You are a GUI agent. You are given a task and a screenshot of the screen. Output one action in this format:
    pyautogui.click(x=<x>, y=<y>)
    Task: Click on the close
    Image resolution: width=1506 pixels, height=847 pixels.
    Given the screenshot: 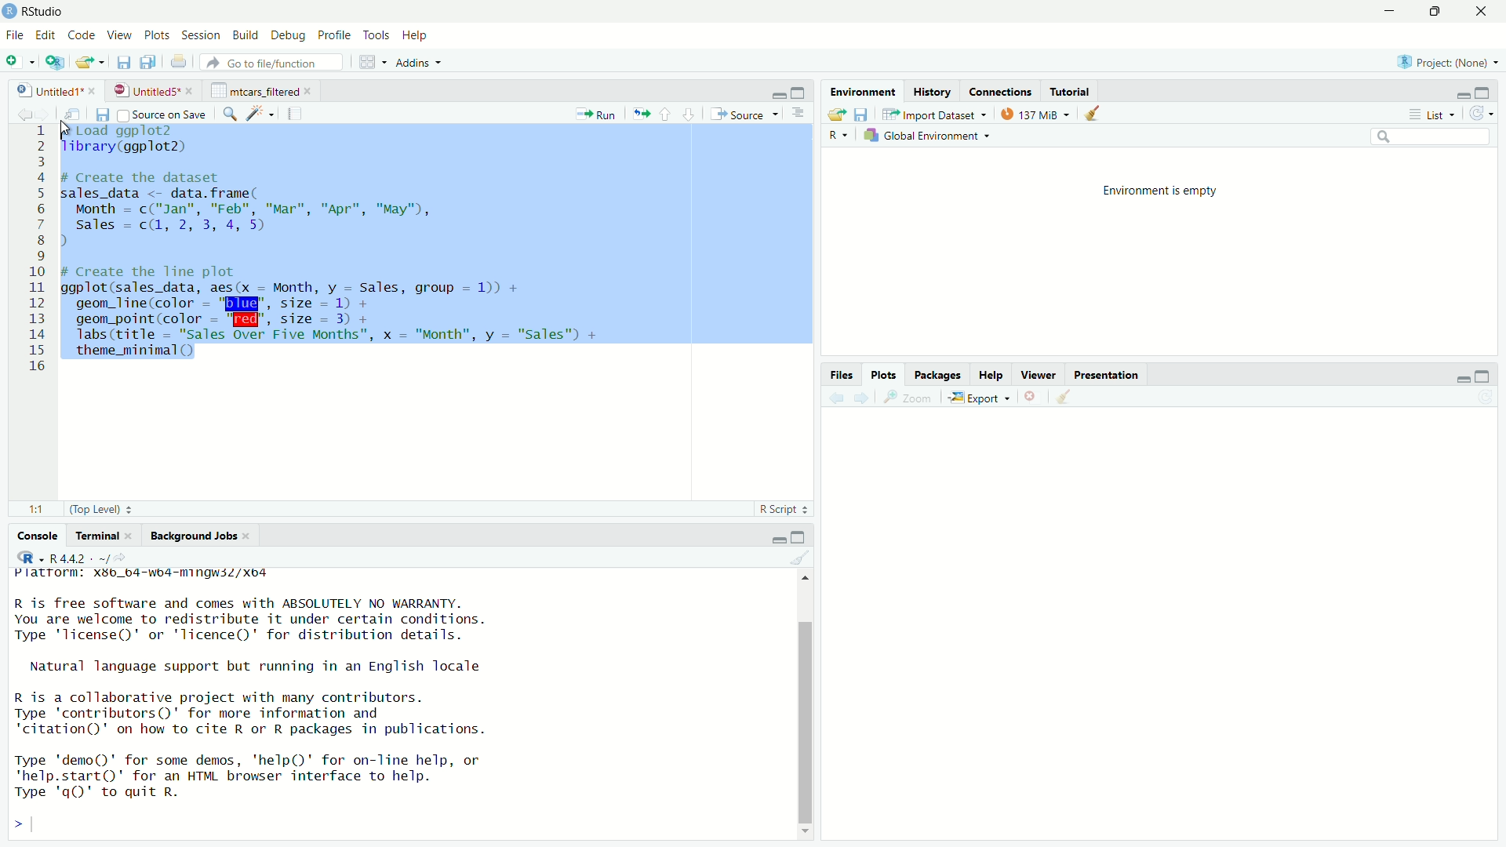 What is the action you would take?
    pyautogui.click(x=93, y=90)
    